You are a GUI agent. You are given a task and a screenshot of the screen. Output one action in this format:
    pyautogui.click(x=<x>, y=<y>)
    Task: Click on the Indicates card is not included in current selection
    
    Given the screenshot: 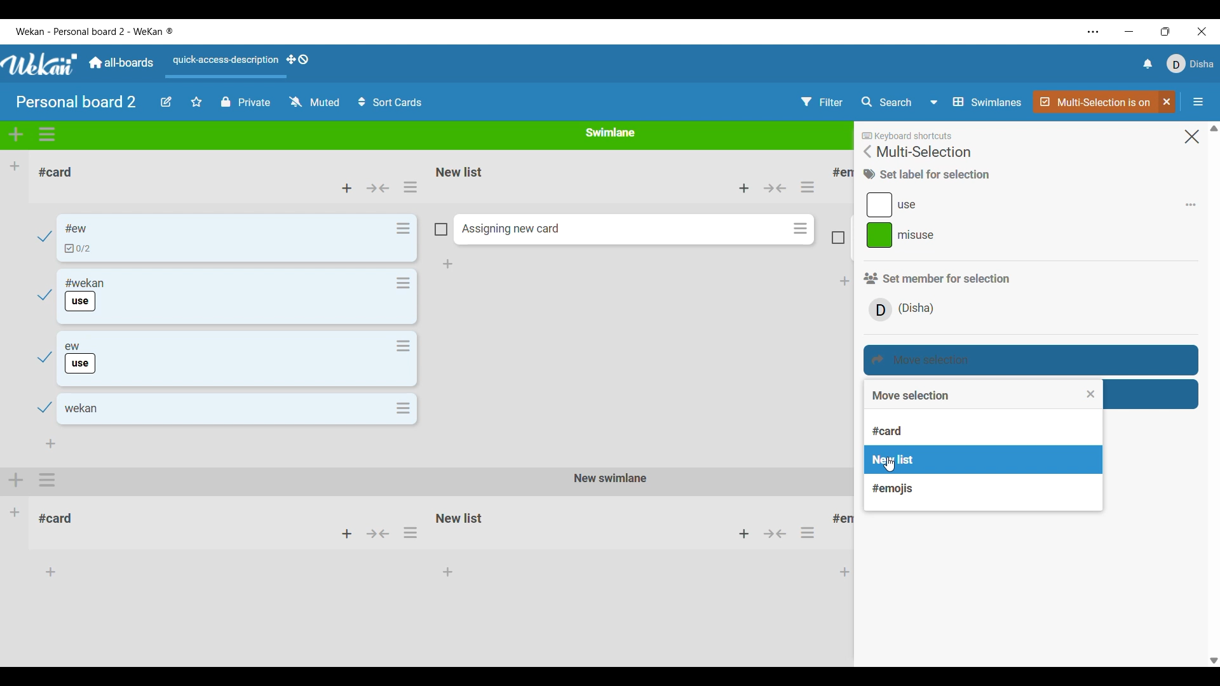 What is the action you would take?
    pyautogui.click(x=839, y=237)
    